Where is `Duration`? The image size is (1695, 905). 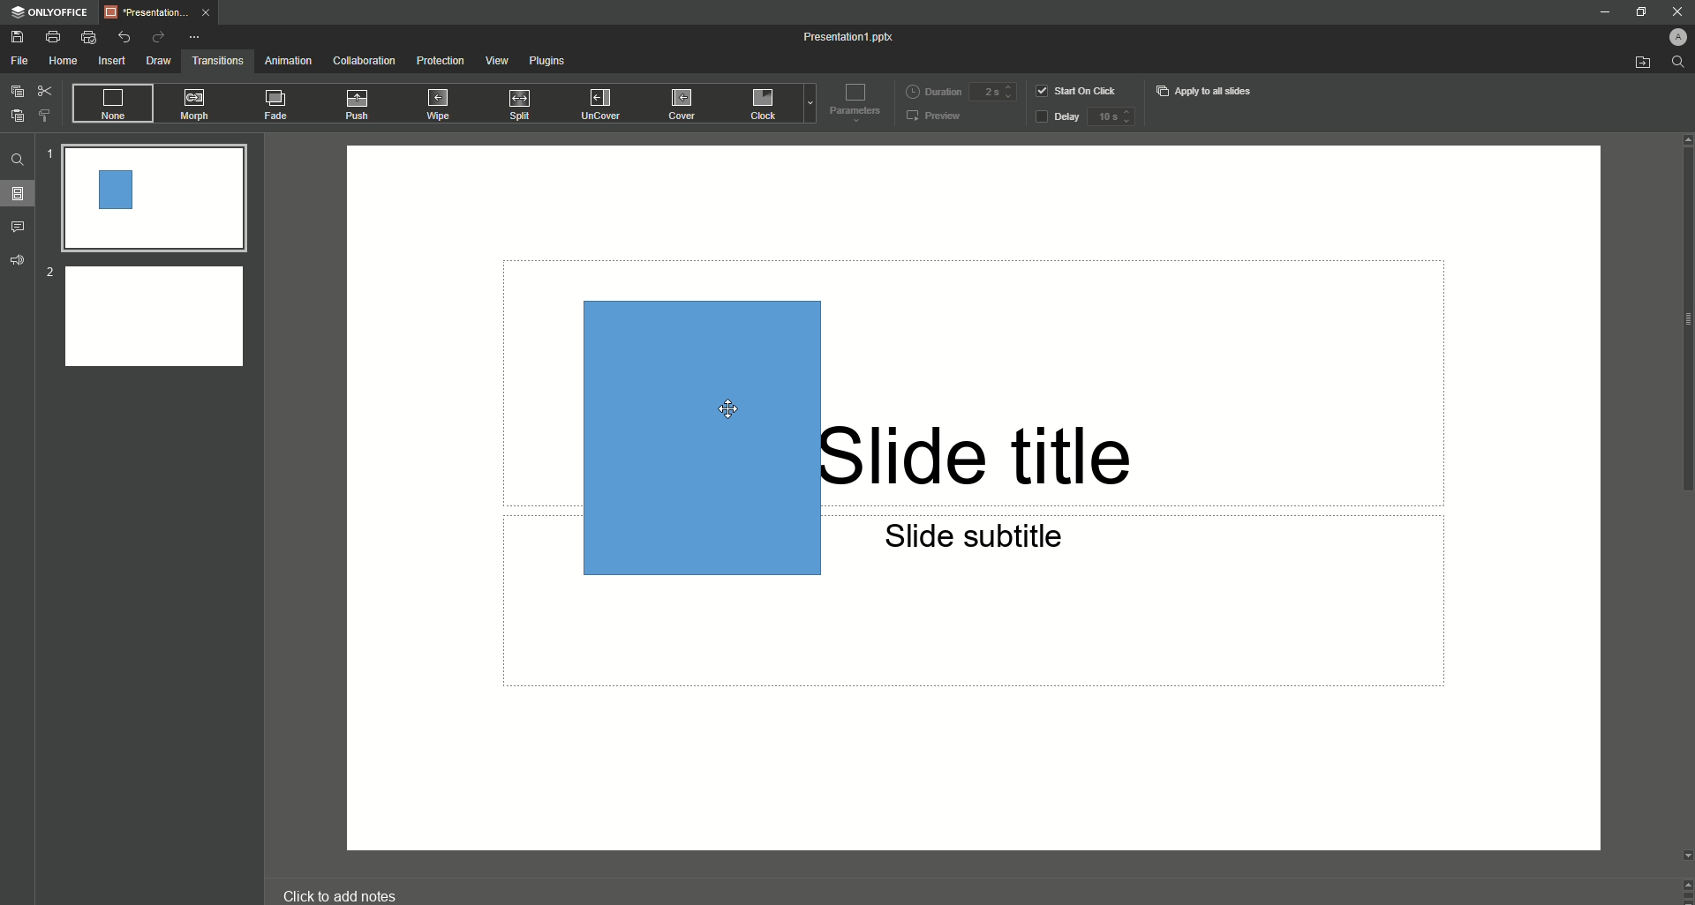 Duration is located at coordinates (926, 90).